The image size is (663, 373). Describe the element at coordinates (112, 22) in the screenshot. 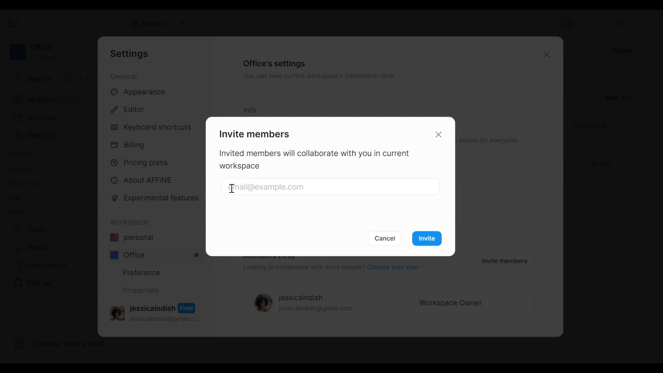

I see `Go Forward` at that location.